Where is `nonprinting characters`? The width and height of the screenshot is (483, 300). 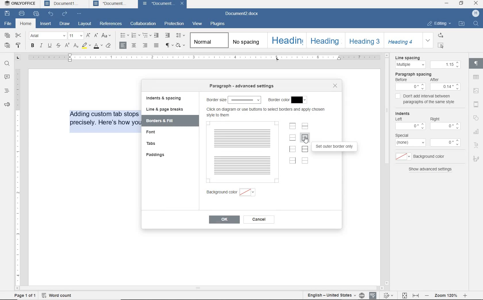
nonprinting characters is located at coordinates (169, 46).